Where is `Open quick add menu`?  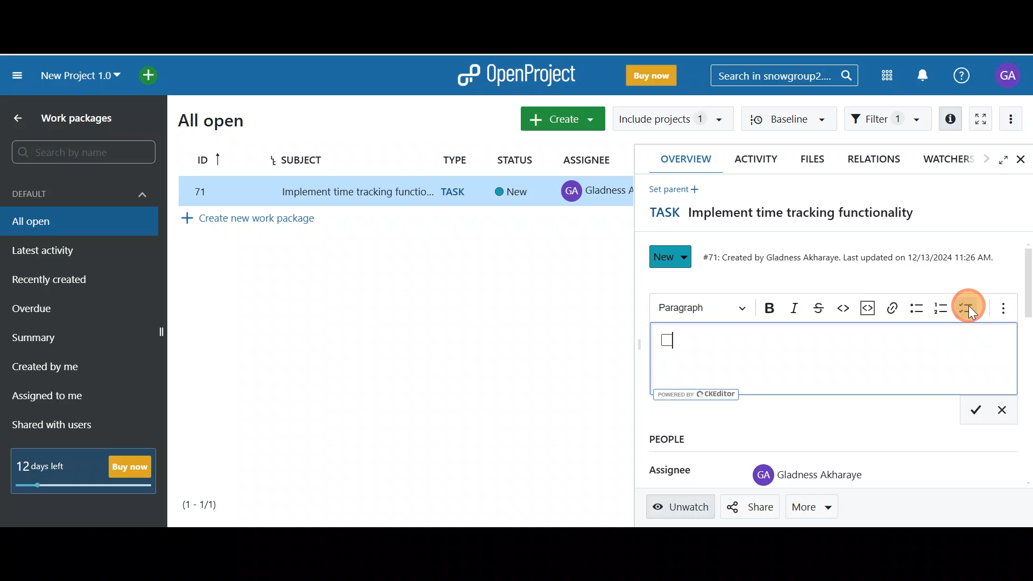
Open quick add menu is located at coordinates (148, 74).